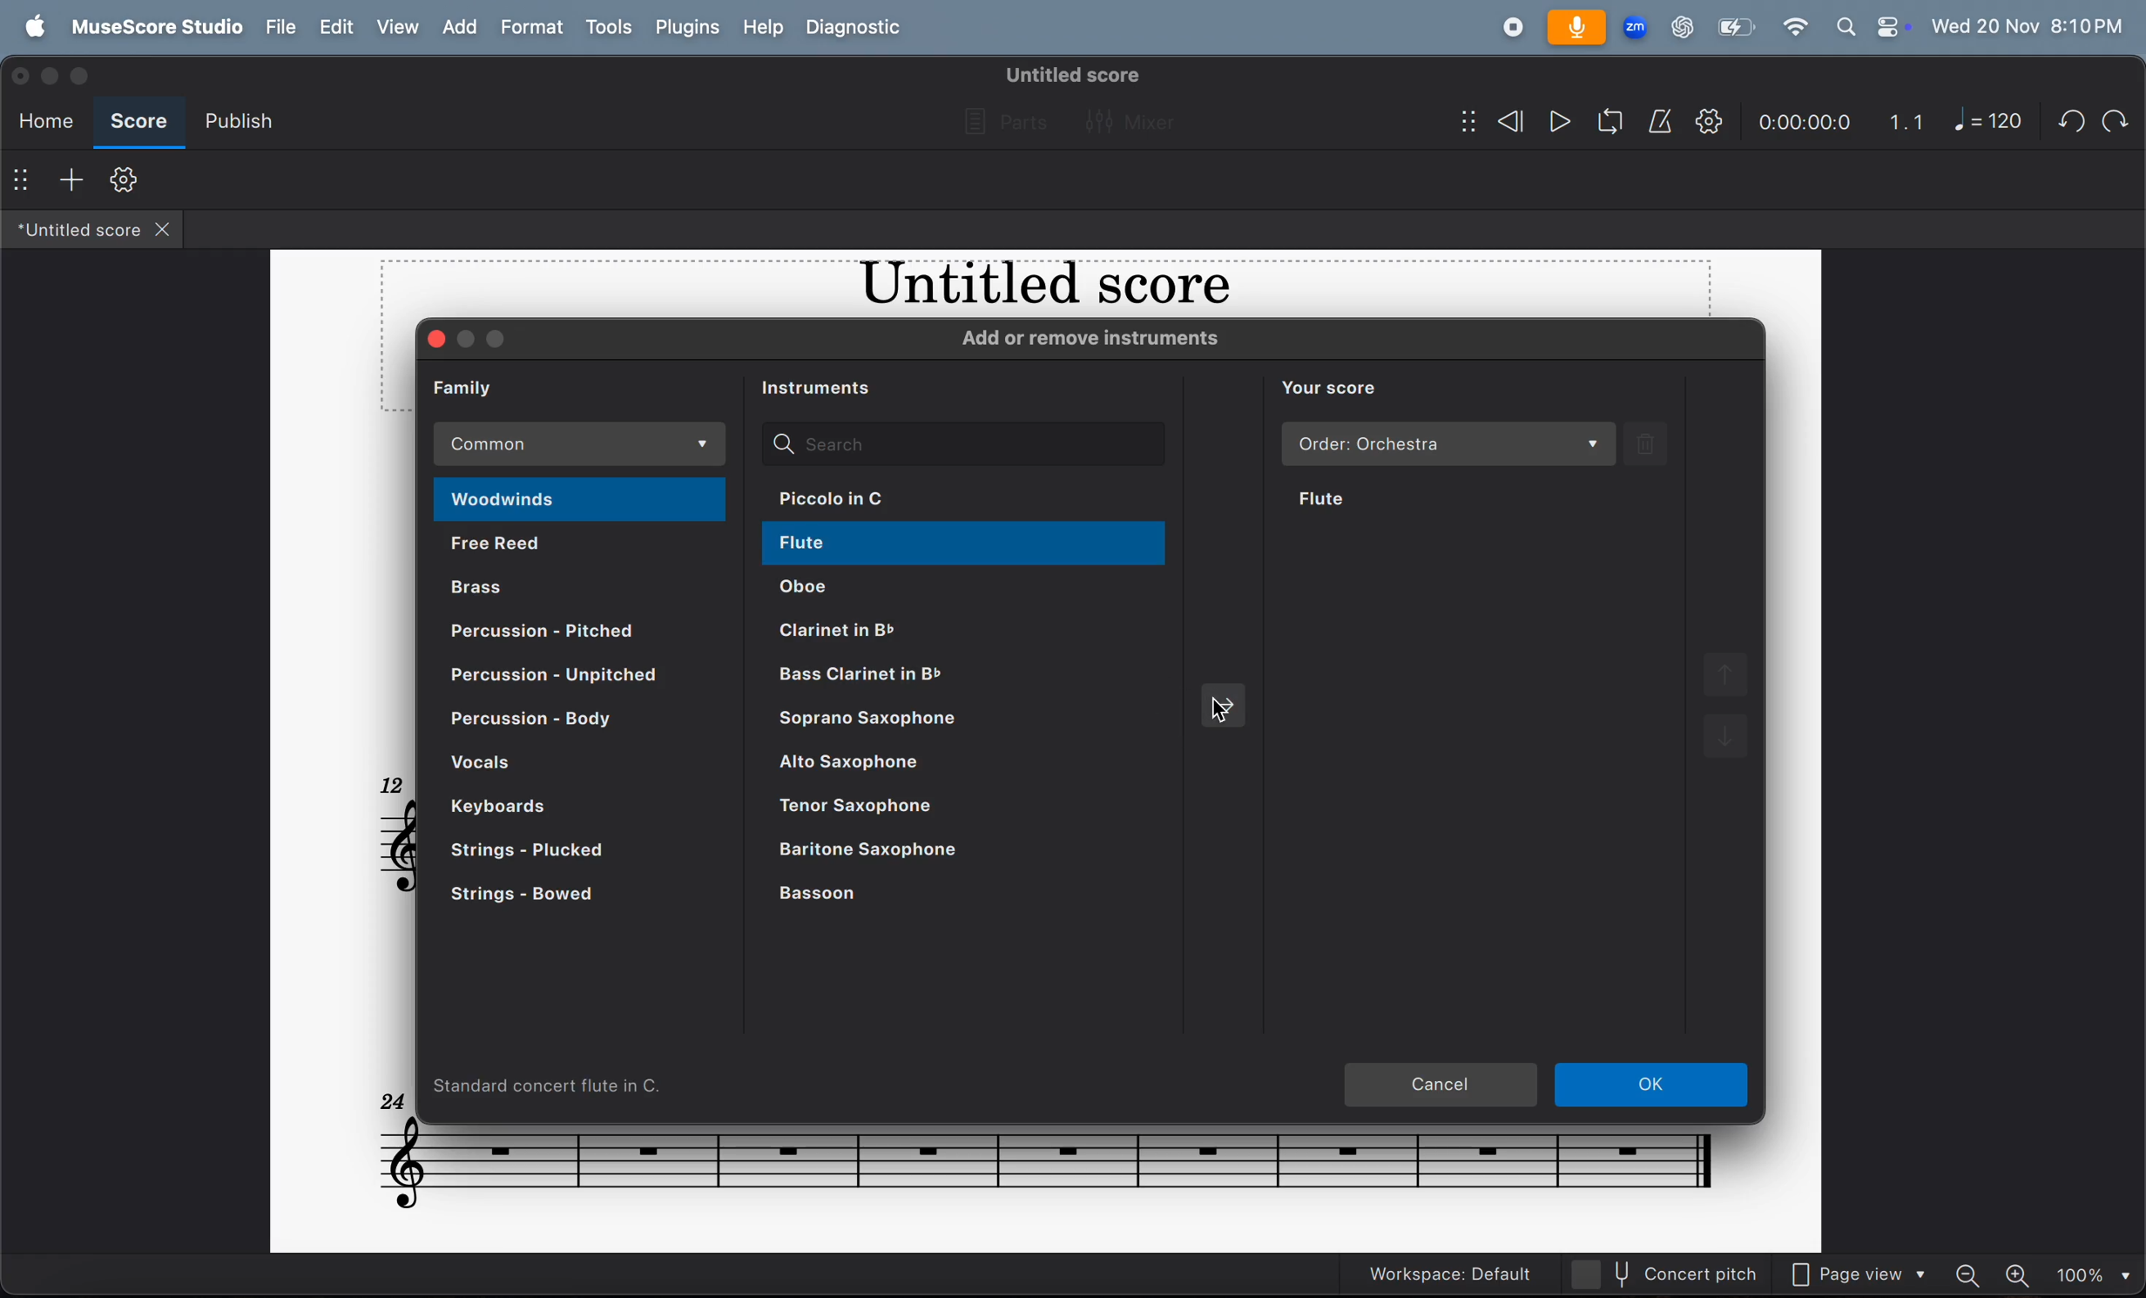 This screenshot has width=2146, height=1298. Describe the element at coordinates (1986, 120) in the screenshot. I see `note 120` at that location.